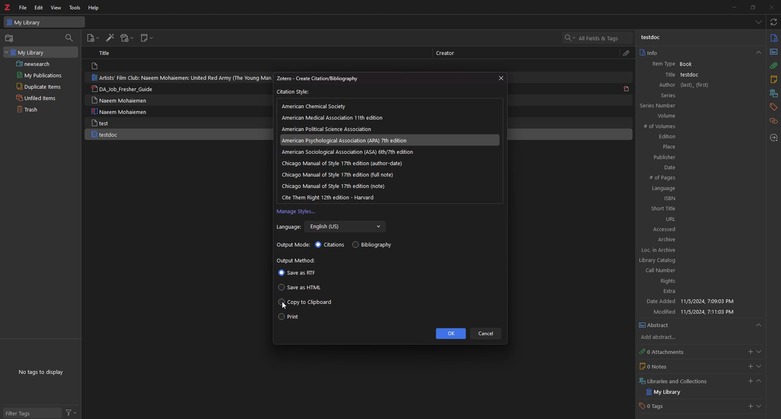 The image size is (781, 419). What do you see at coordinates (665, 338) in the screenshot?
I see `add abstract` at bounding box center [665, 338].